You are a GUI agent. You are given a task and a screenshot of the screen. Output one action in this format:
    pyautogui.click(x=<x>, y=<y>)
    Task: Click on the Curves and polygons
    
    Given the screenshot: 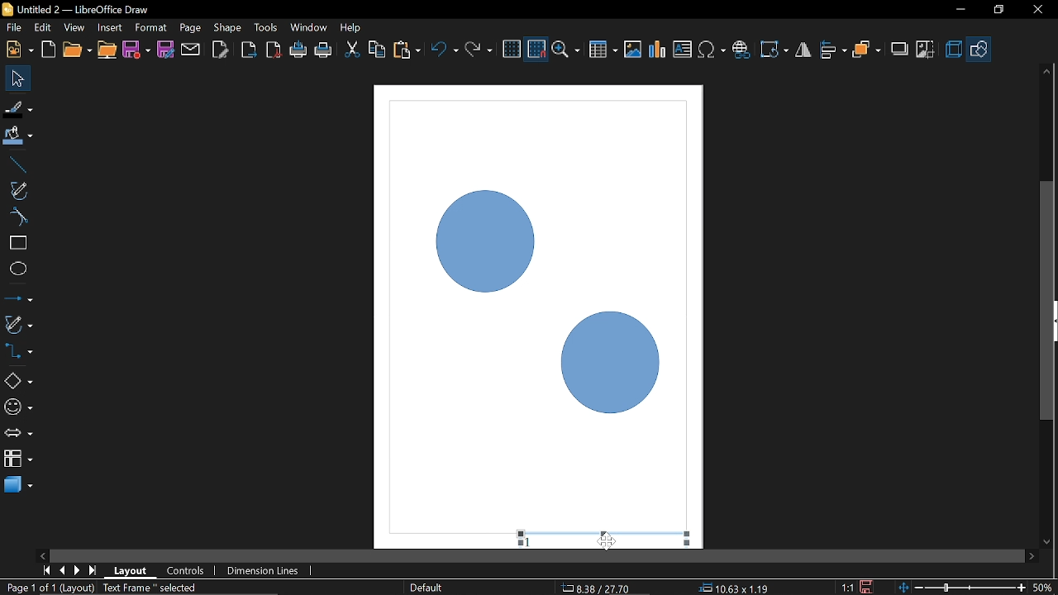 What is the action you would take?
    pyautogui.click(x=17, y=324)
    